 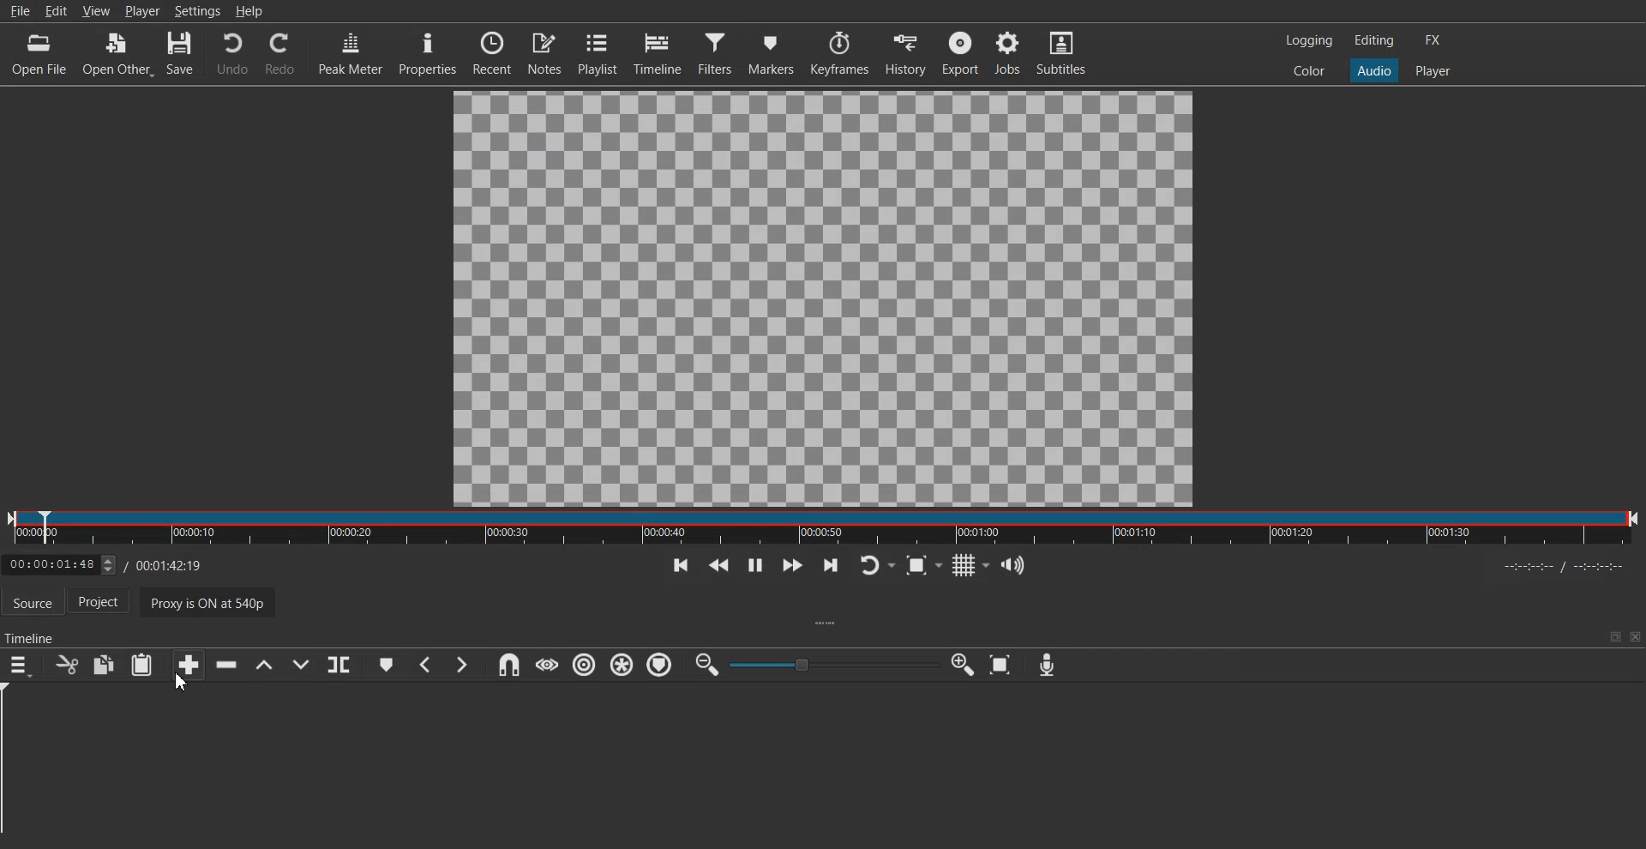 I want to click on Edit, so click(x=57, y=12).